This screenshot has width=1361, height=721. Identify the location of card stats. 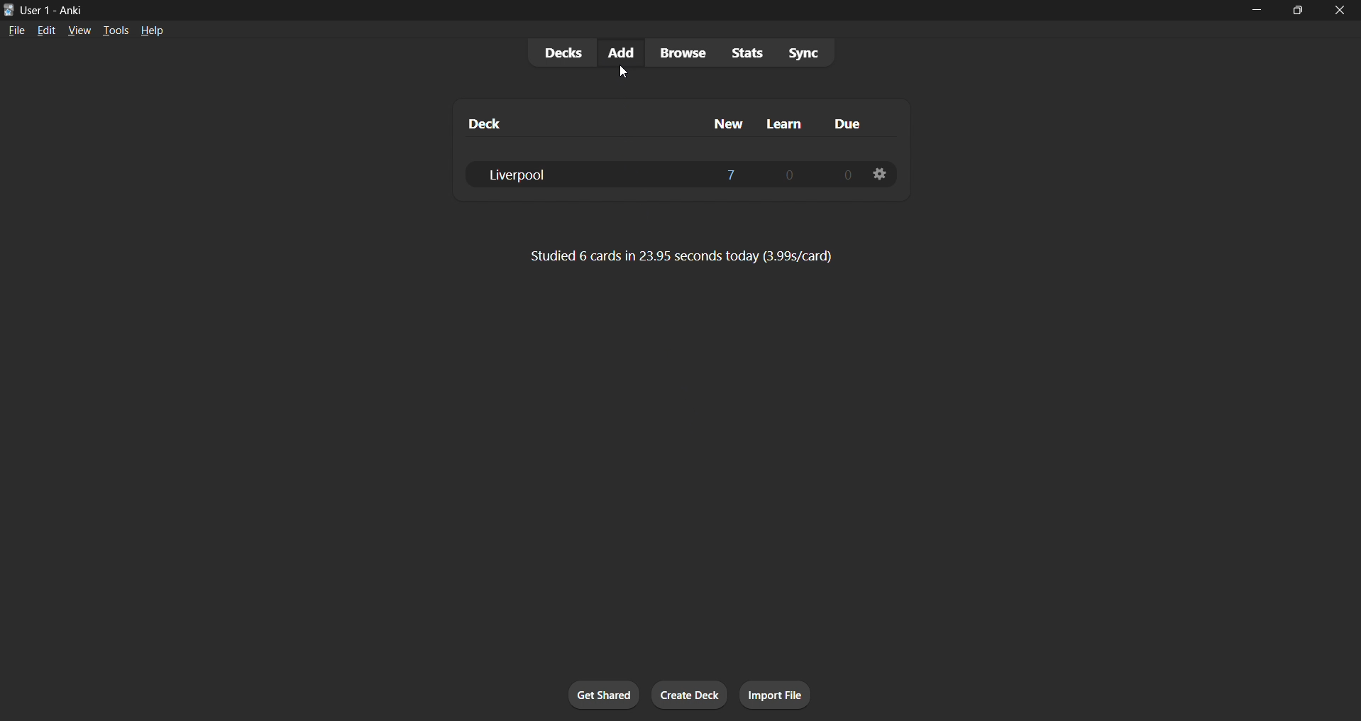
(680, 260).